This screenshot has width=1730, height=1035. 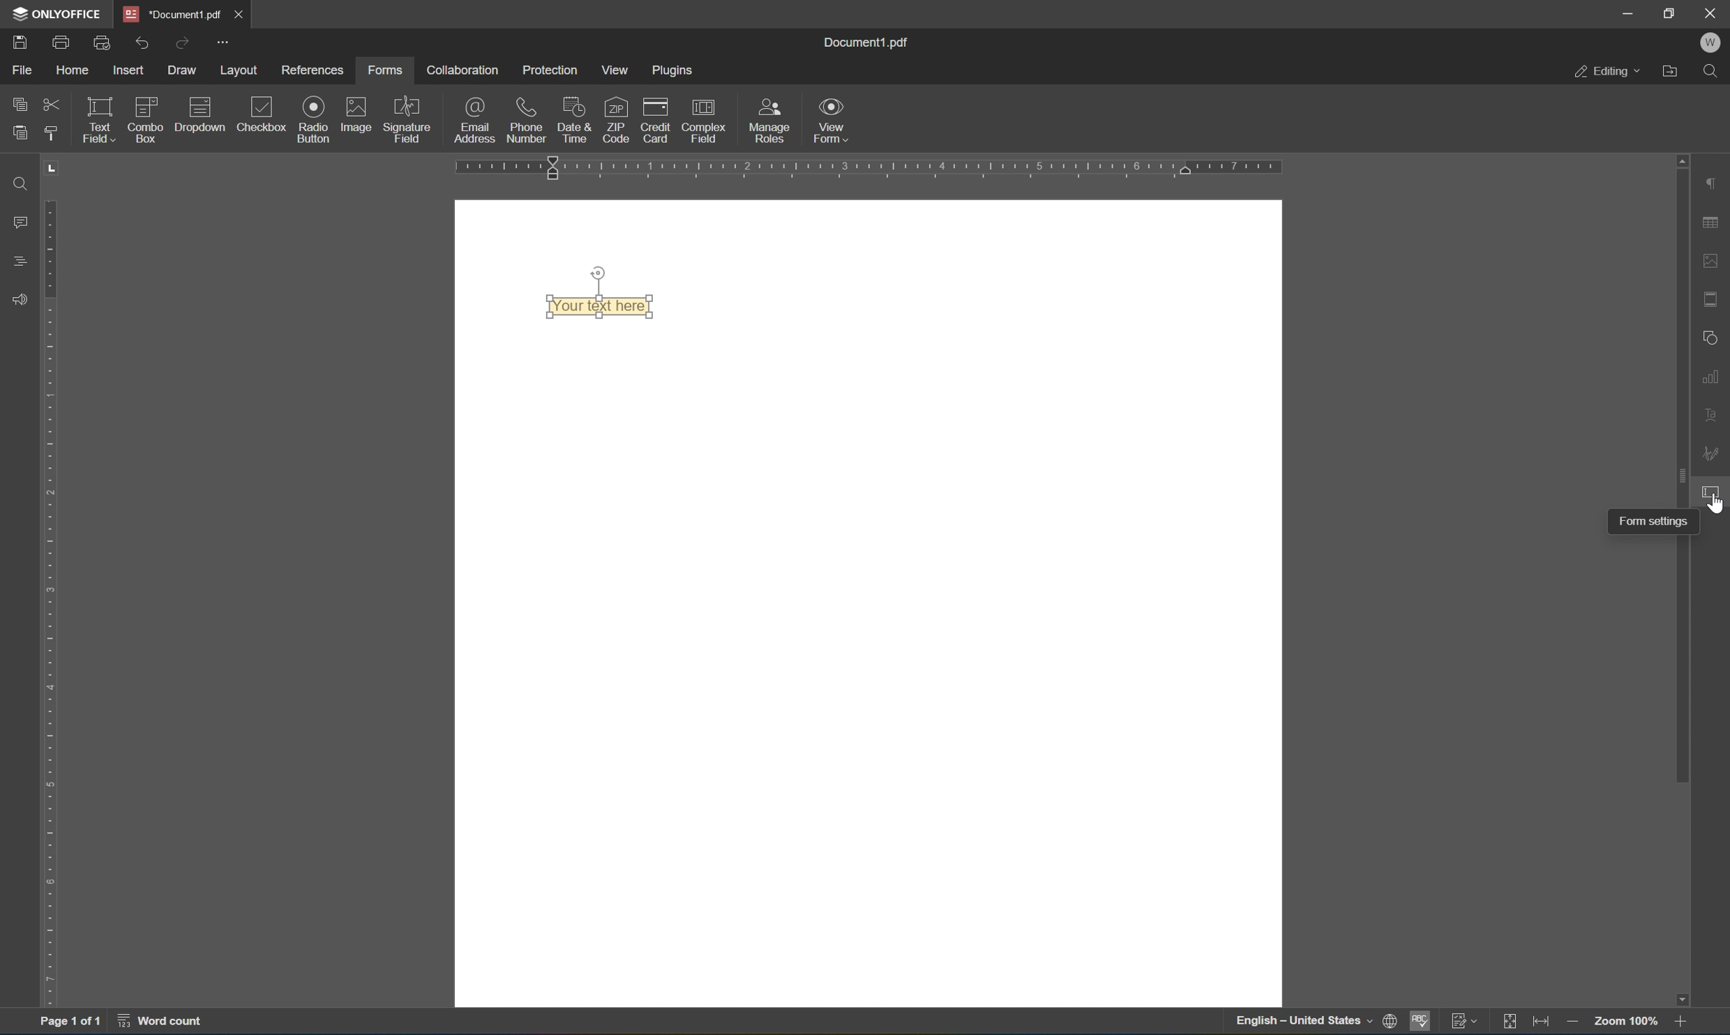 What do you see at coordinates (704, 126) in the screenshot?
I see `complex field` at bounding box center [704, 126].